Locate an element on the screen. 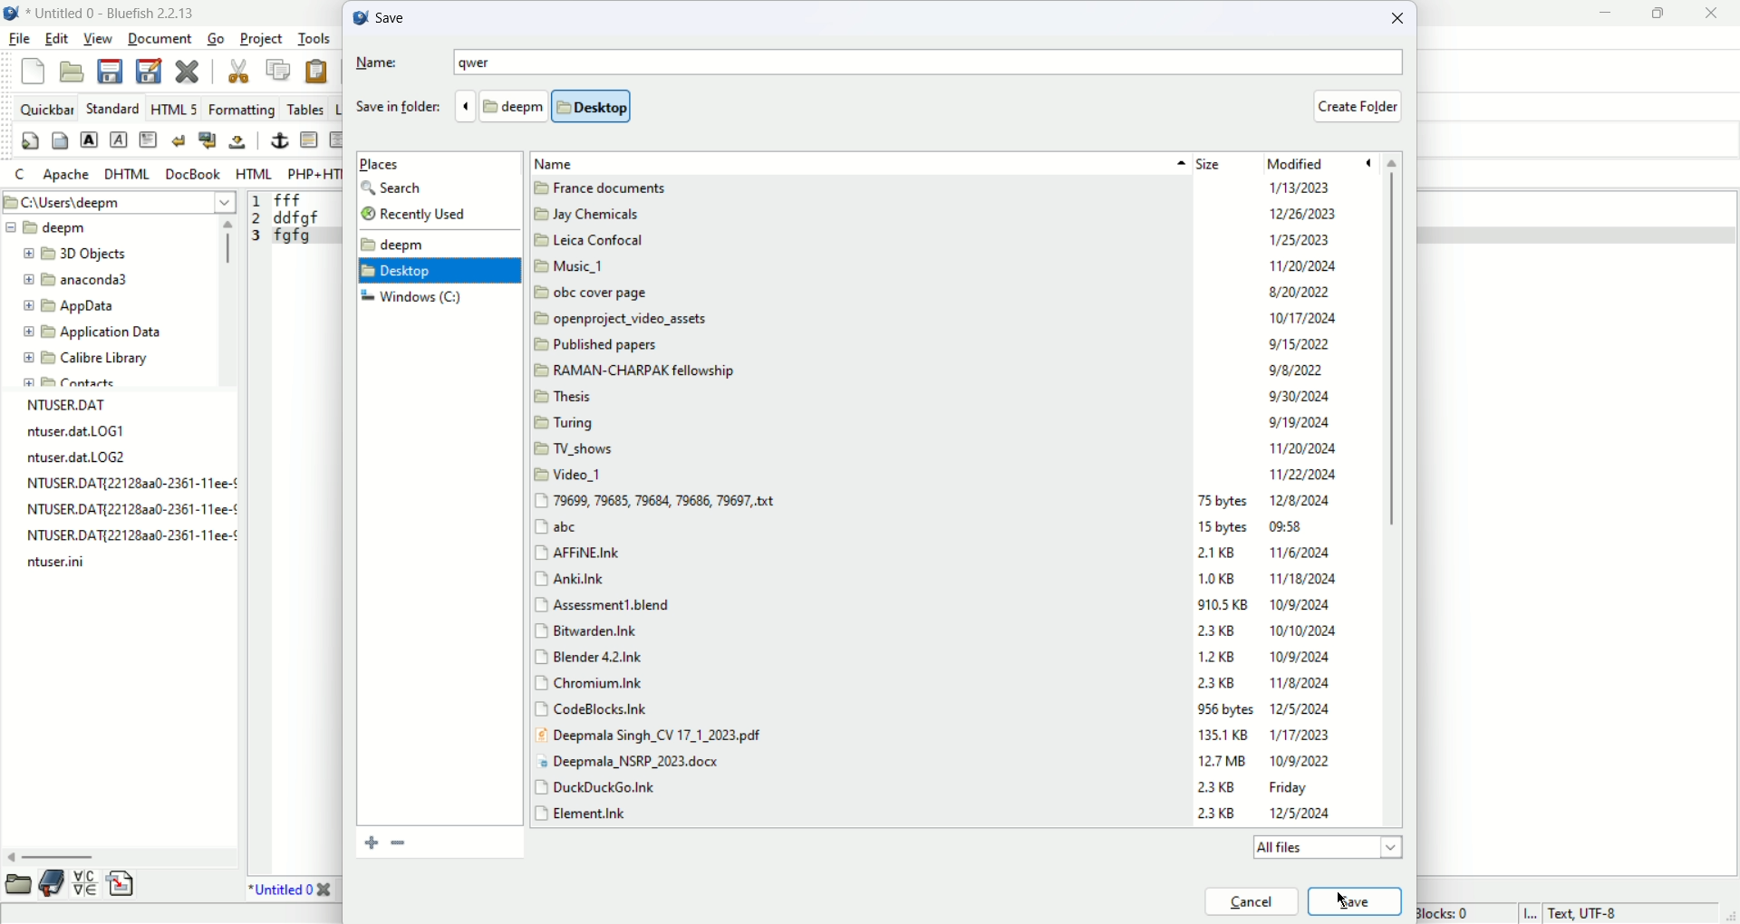 This screenshot has height=924, width=1740. DHTML is located at coordinates (125, 173).